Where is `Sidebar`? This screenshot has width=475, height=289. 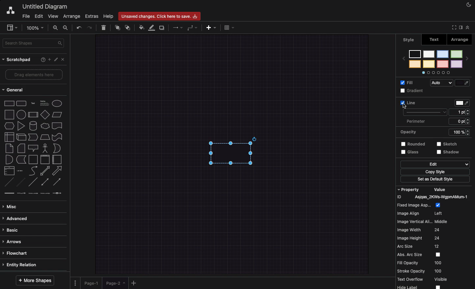
Sidebar is located at coordinates (13, 28).